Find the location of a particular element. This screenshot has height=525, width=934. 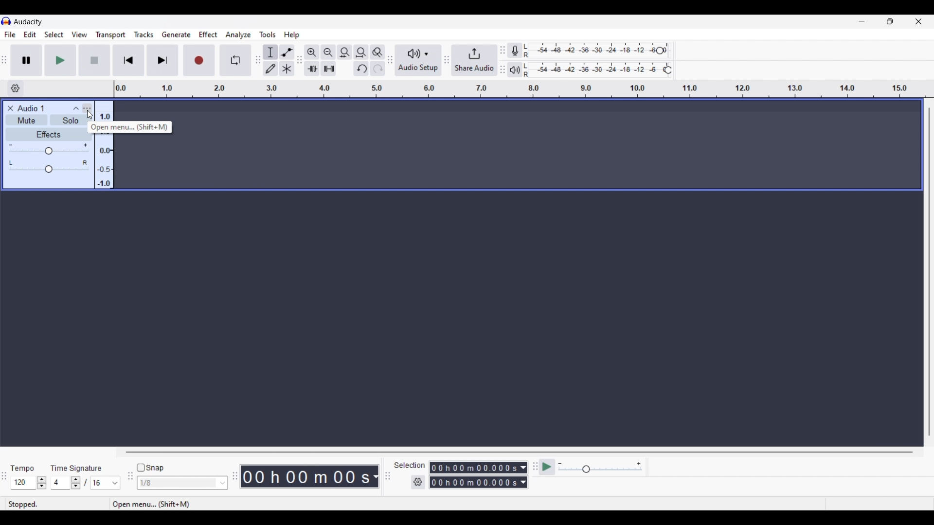

Pan extreme left is located at coordinates (10, 163).